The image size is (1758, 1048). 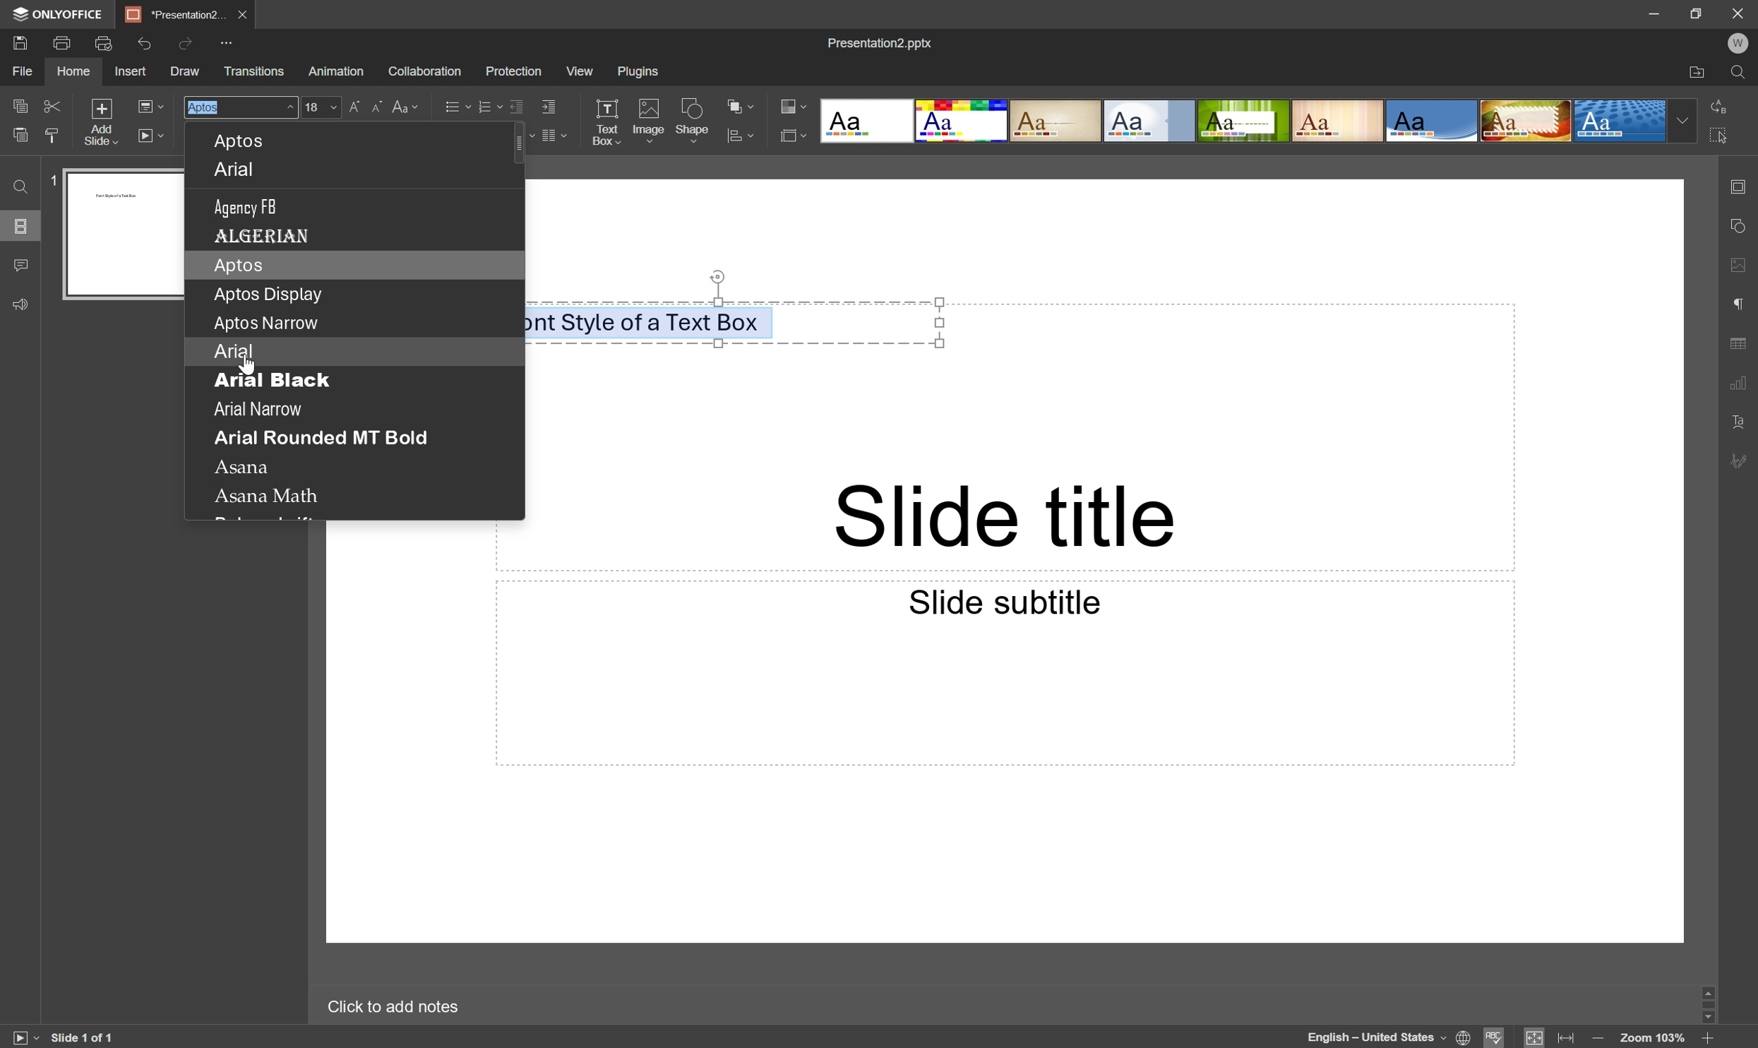 I want to click on Set document language, so click(x=1465, y=1038).